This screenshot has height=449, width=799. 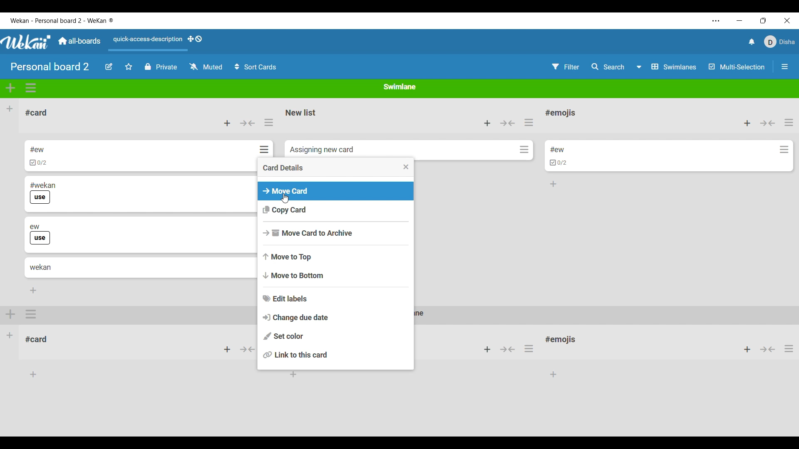 What do you see at coordinates (667, 67) in the screenshot?
I see `Board view options` at bounding box center [667, 67].